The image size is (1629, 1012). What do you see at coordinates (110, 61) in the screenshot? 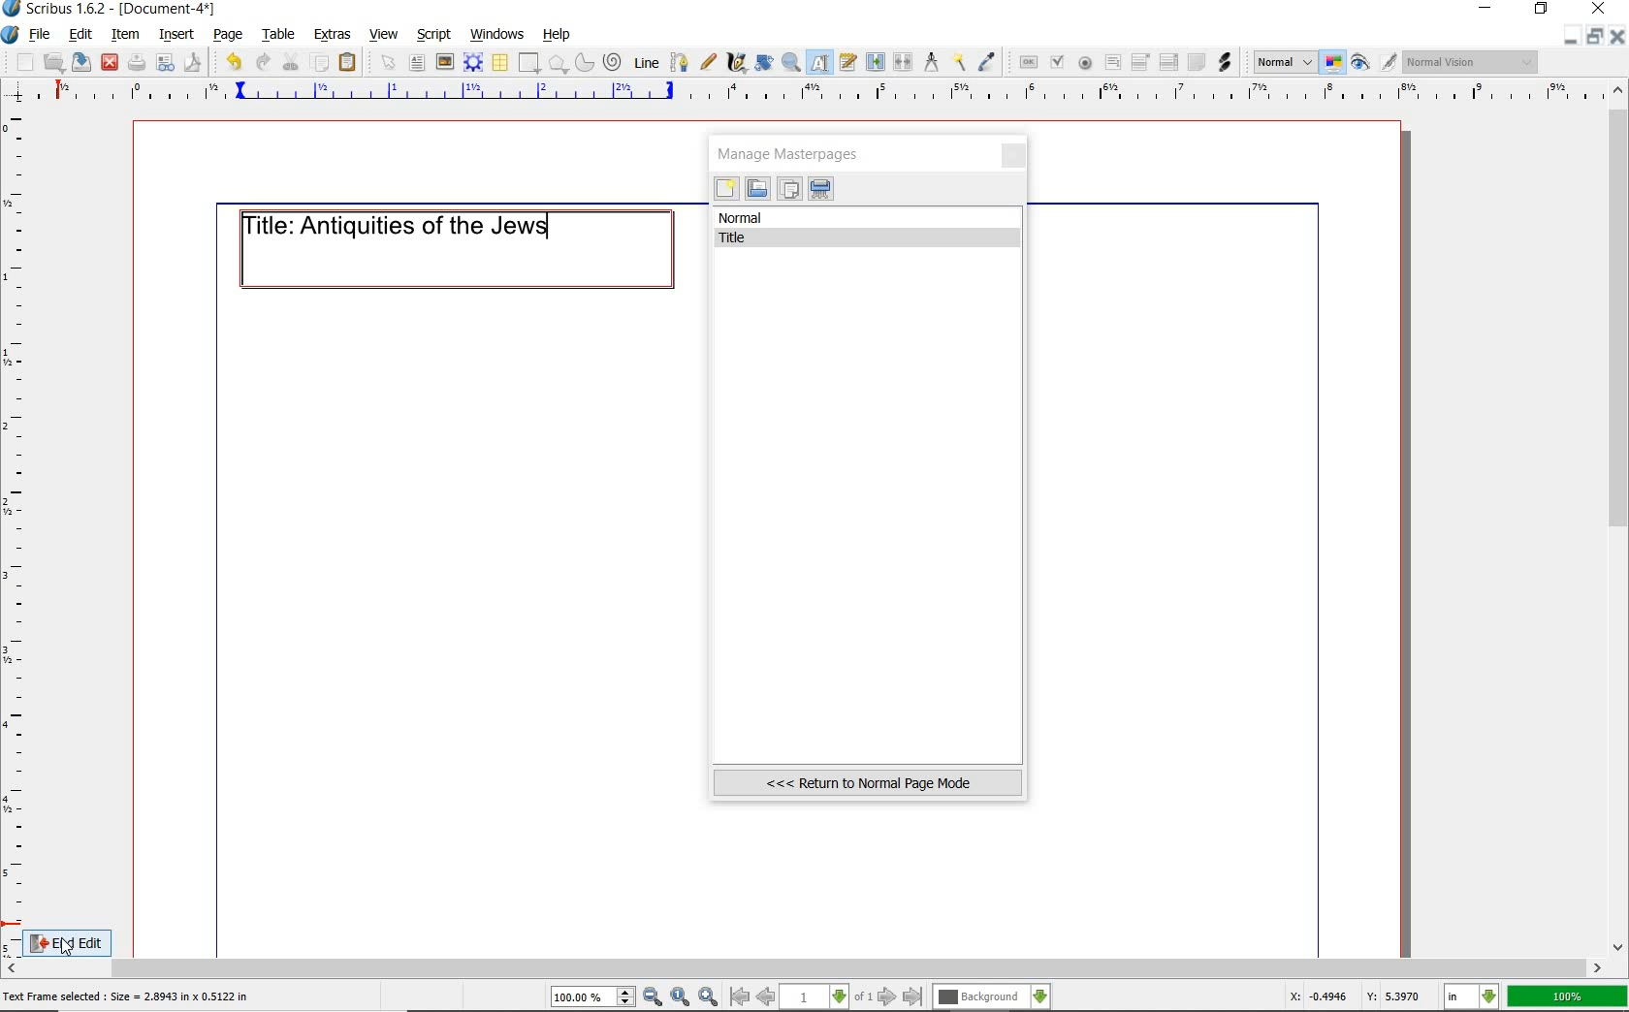
I see `close` at bounding box center [110, 61].